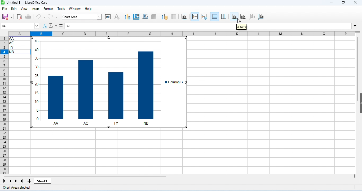 The image size is (362, 191). What do you see at coordinates (5, 8) in the screenshot?
I see `file` at bounding box center [5, 8].